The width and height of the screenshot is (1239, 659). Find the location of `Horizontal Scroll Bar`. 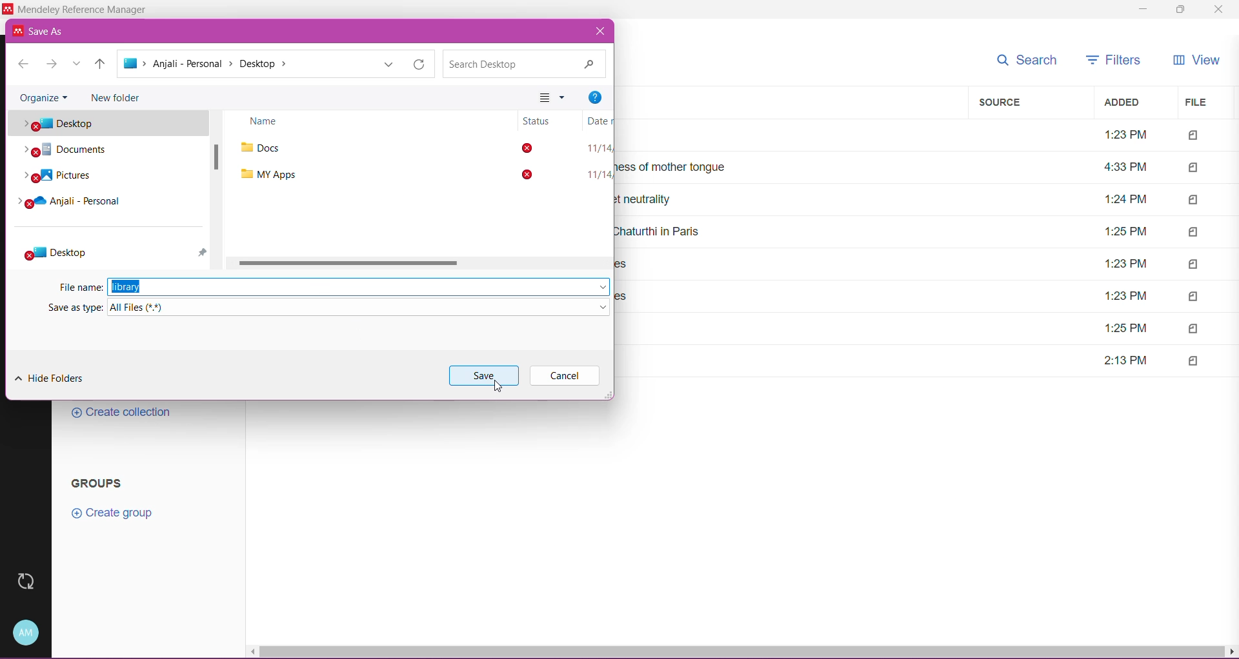

Horizontal Scroll Bar is located at coordinates (743, 652).